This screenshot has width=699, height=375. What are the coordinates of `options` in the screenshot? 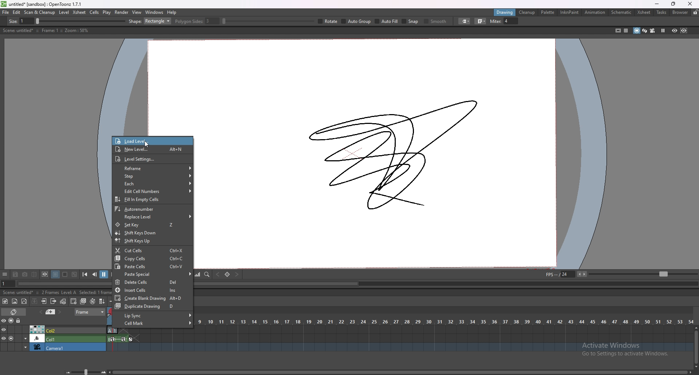 It's located at (5, 275).